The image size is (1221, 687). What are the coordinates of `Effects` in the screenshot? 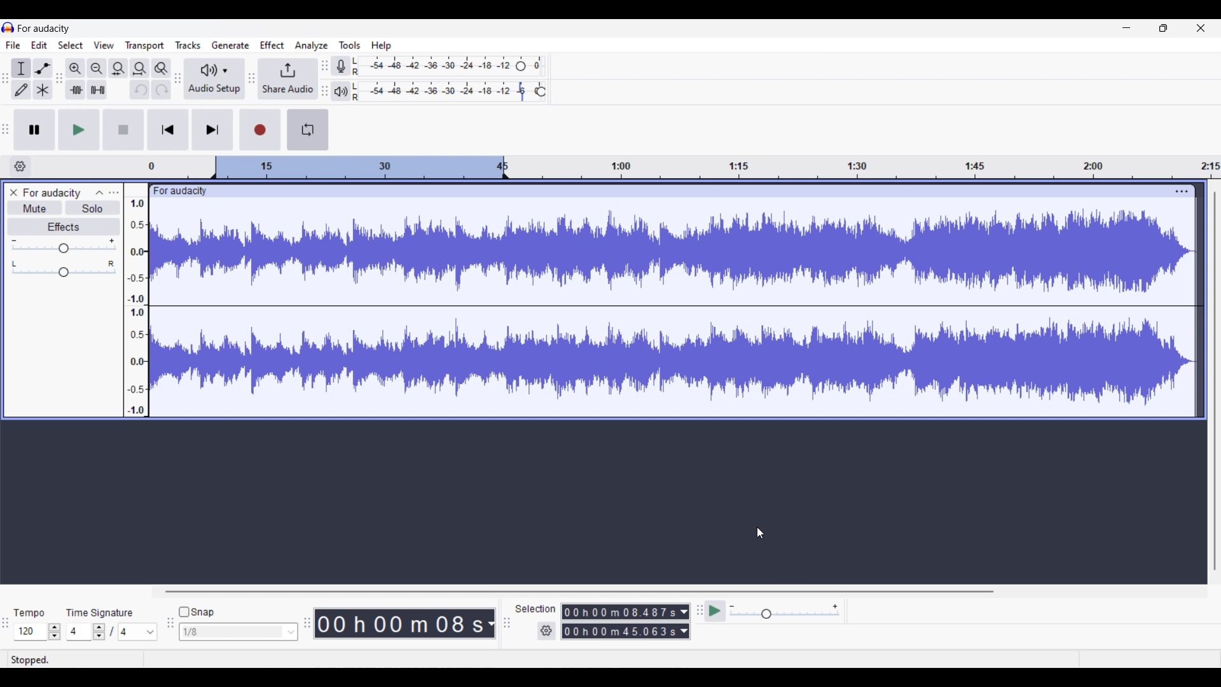 It's located at (64, 227).